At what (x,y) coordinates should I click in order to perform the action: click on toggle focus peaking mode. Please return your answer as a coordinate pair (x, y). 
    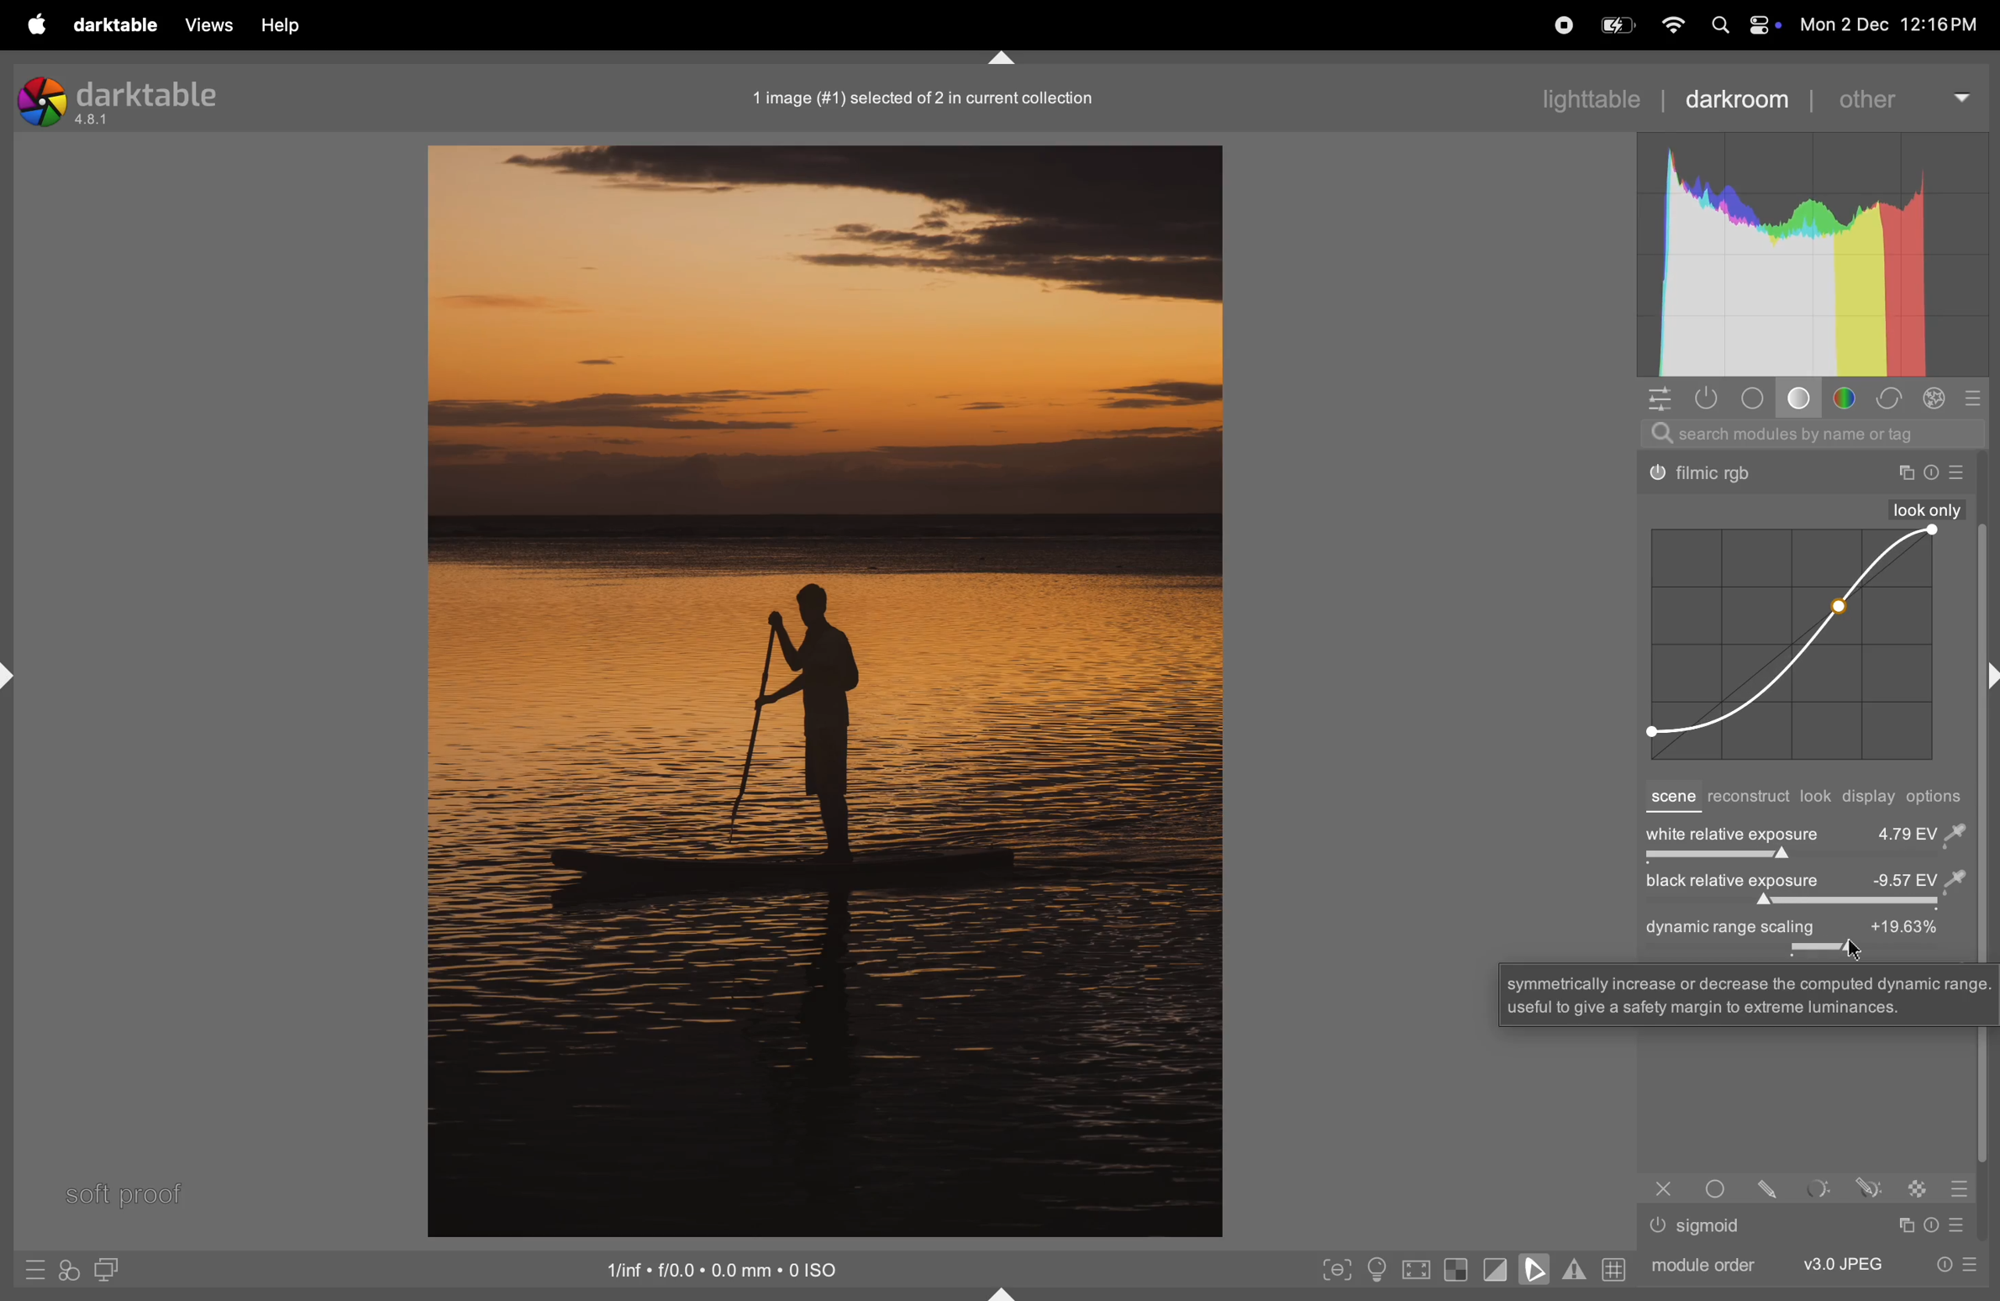
    Looking at the image, I should click on (1338, 1267).